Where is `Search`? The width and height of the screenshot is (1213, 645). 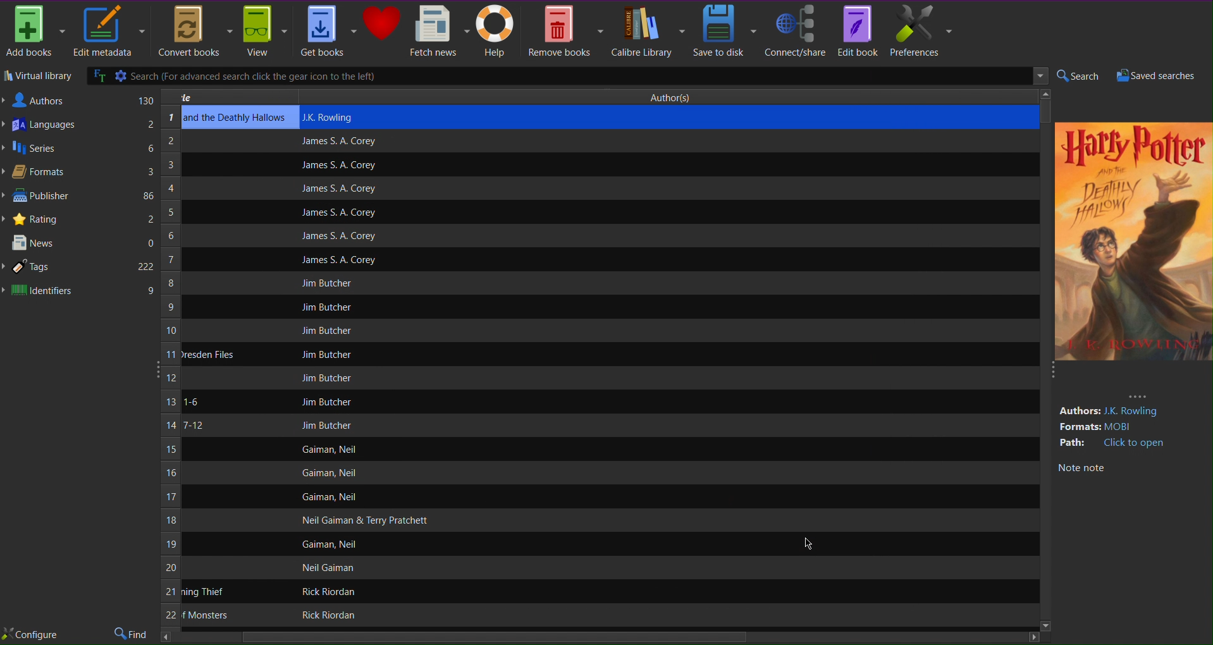 Search is located at coordinates (1077, 77).